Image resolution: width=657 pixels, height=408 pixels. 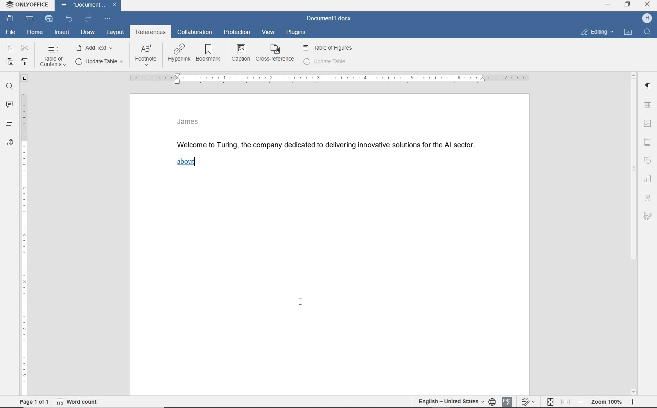 What do you see at coordinates (267, 32) in the screenshot?
I see `view` at bounding box center [267, 32].